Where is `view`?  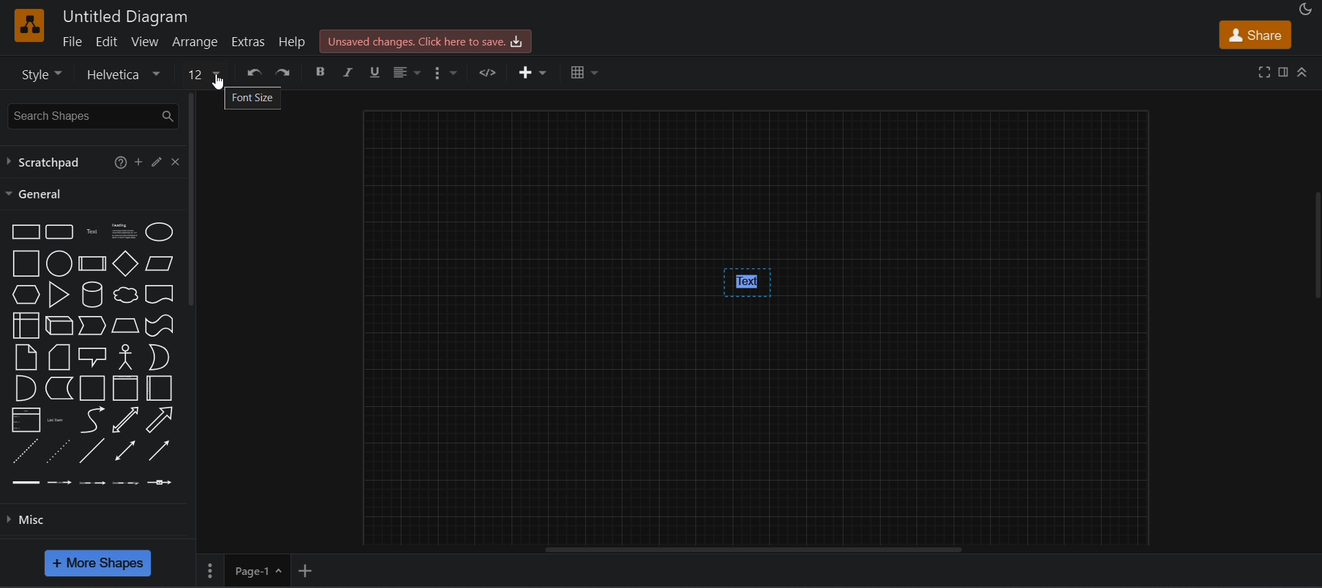 view is located at coordinates (145, 41).